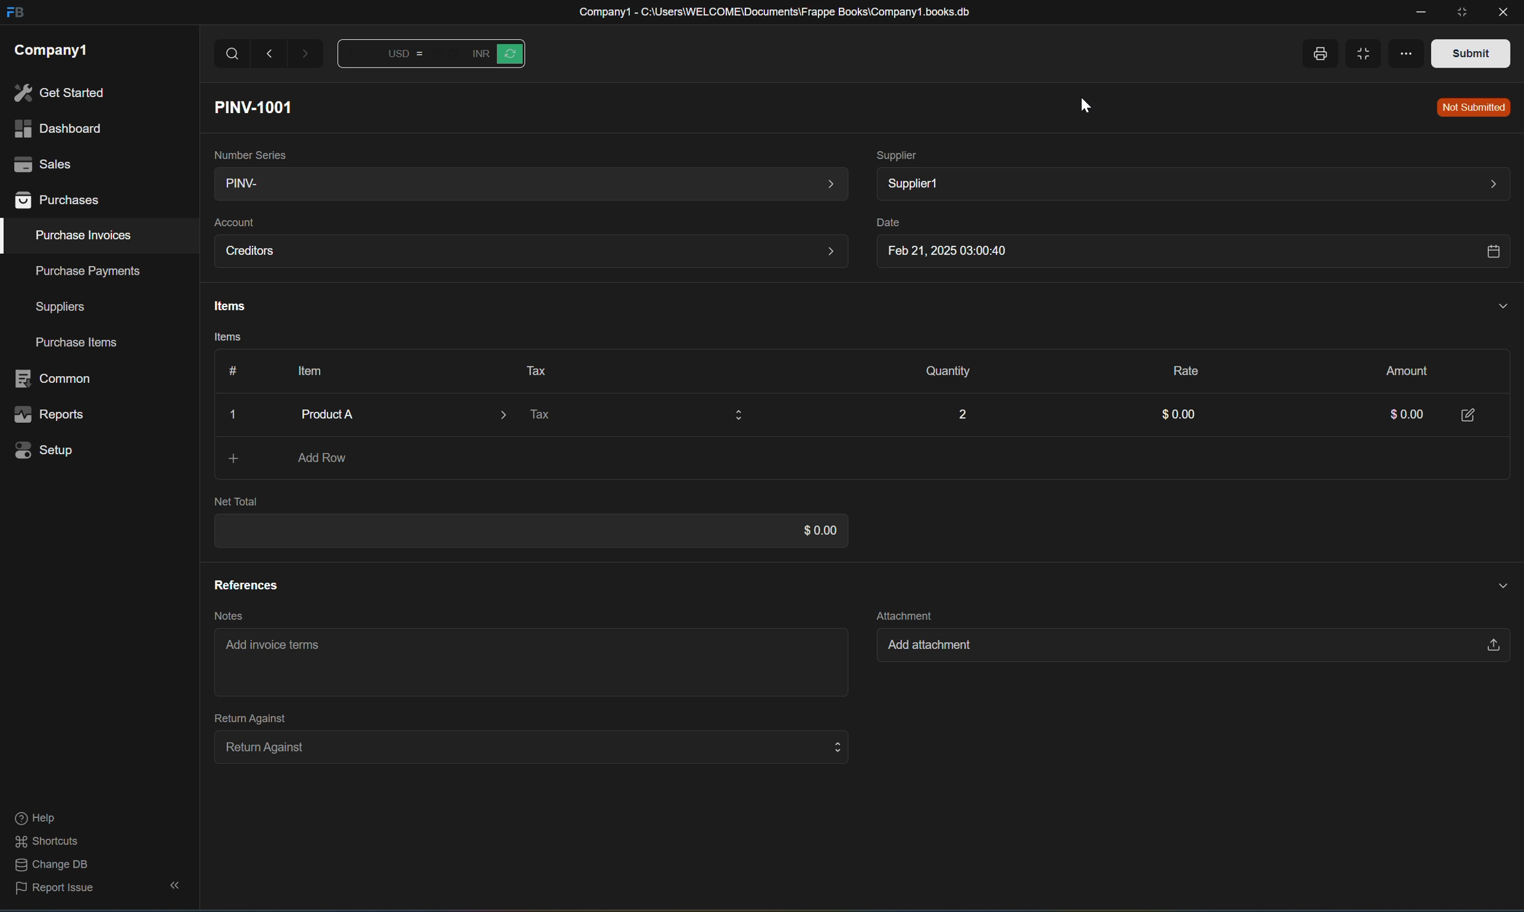 The image size is (1524, 912). What do you see at coordinates (52, 50) in the screenshot?
I see `Company1` at bounding box center [52, 50].